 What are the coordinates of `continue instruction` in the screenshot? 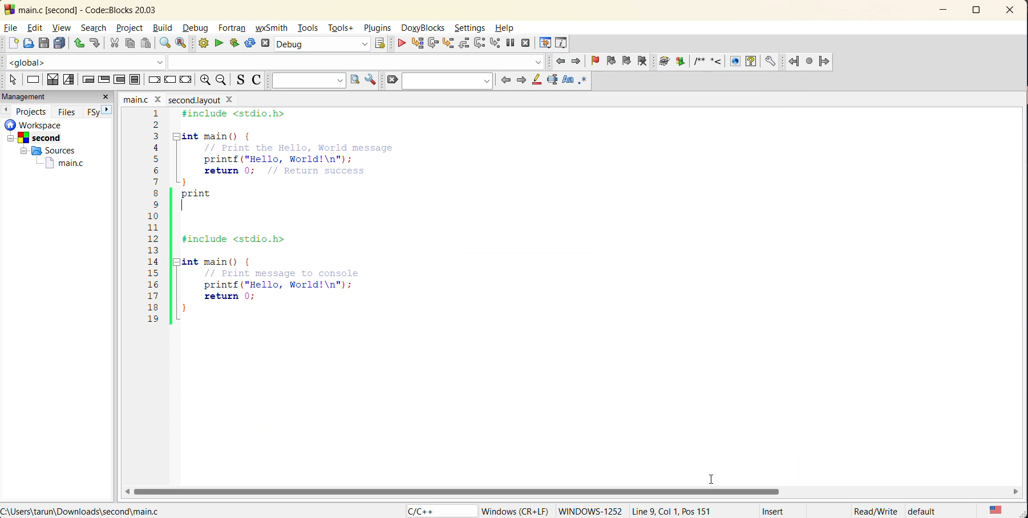 It's located at (171, 79).